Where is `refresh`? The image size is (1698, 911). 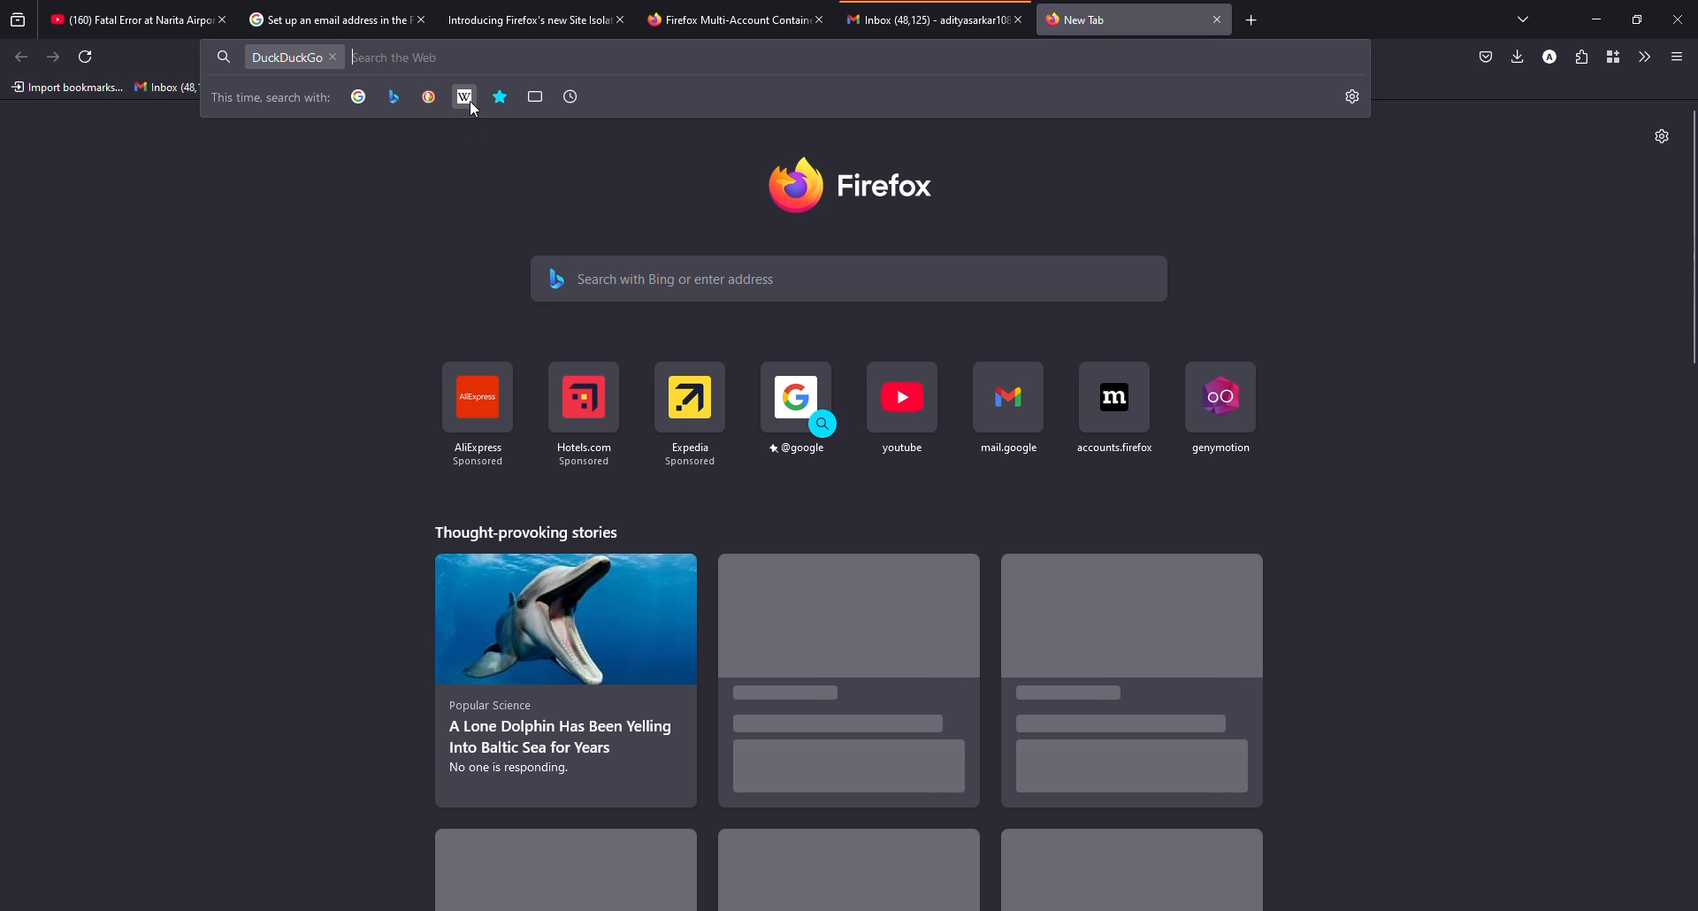 refresh is located at coordinates (83, 57).